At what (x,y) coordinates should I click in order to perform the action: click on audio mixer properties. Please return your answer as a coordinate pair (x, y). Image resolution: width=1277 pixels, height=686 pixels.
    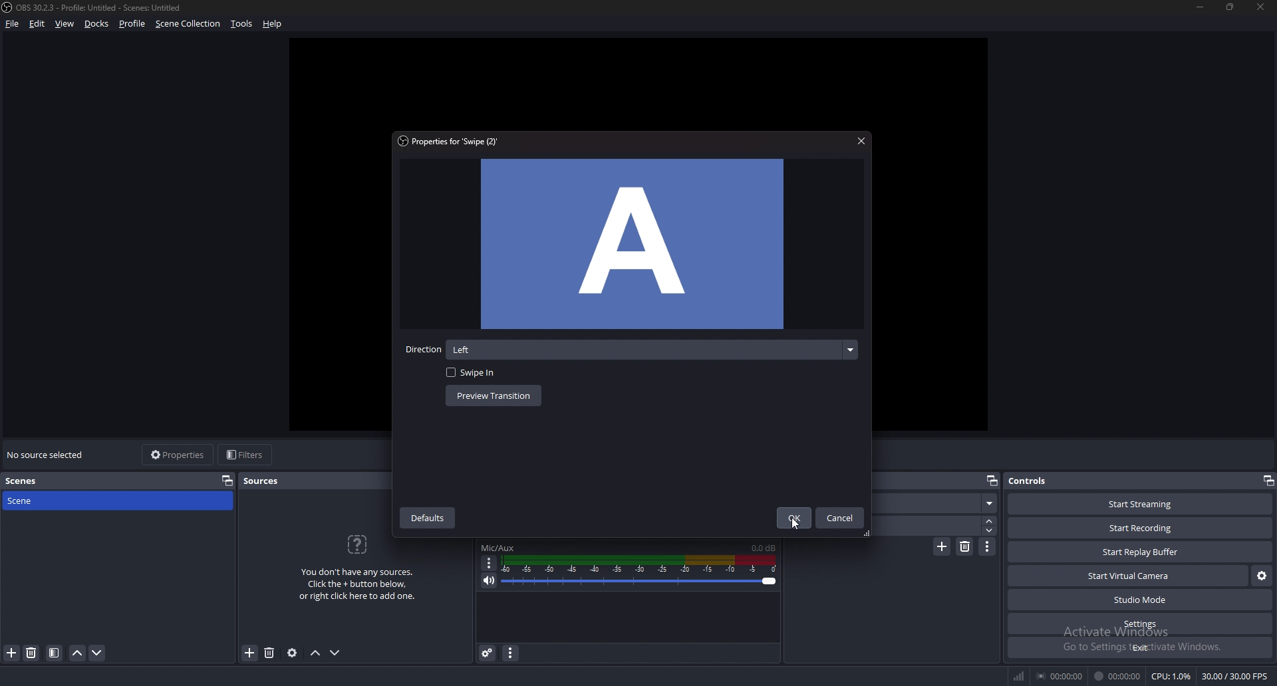
    Looking at the image, I should click on (511, 653).